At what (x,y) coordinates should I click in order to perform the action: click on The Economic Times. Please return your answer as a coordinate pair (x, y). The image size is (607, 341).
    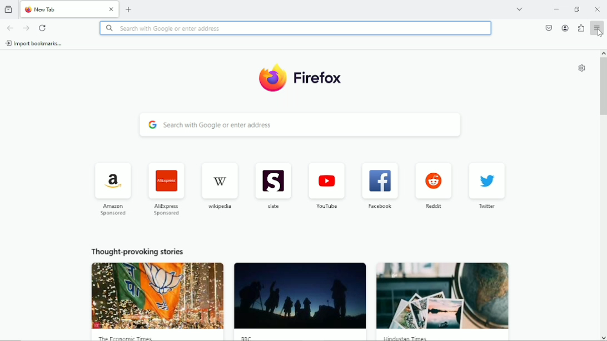
    Looking at the image, I should click on (129, 338).